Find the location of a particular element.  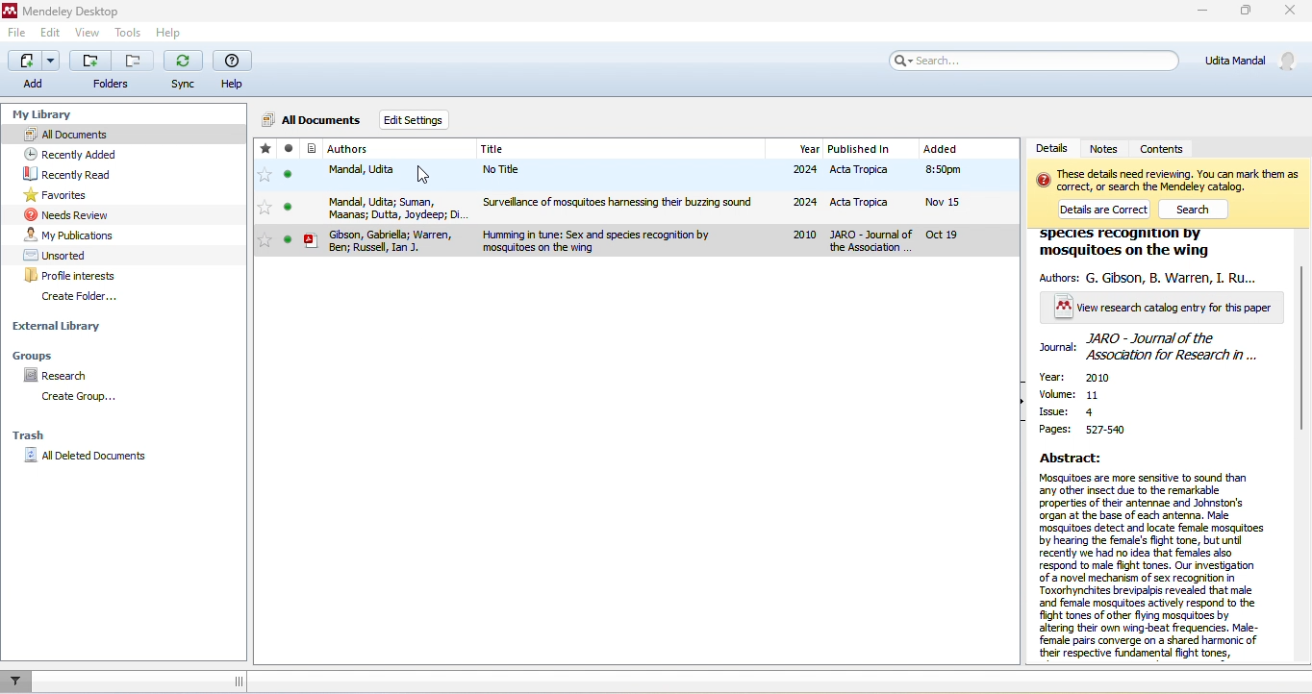

human in tune sex and species recognition by mosquitoes on the wing is located at coordinates (625, 240).